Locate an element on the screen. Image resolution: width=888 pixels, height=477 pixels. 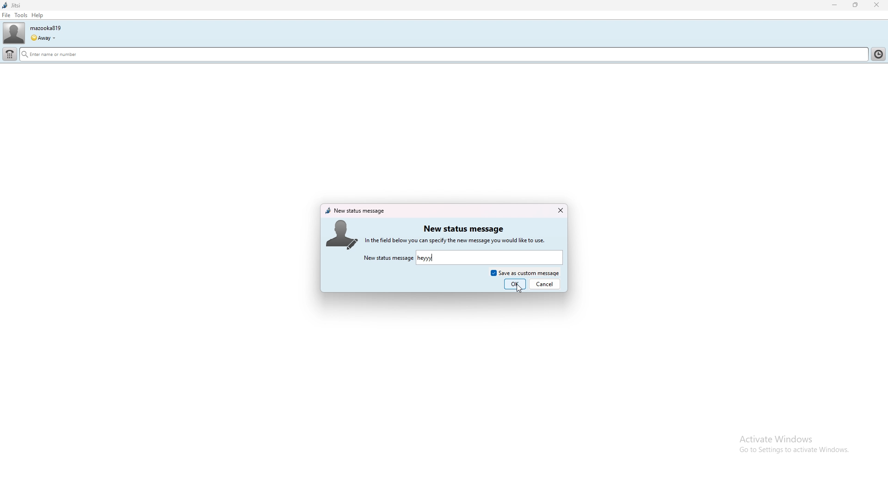
jitsi is located at coordinates (12, 6).